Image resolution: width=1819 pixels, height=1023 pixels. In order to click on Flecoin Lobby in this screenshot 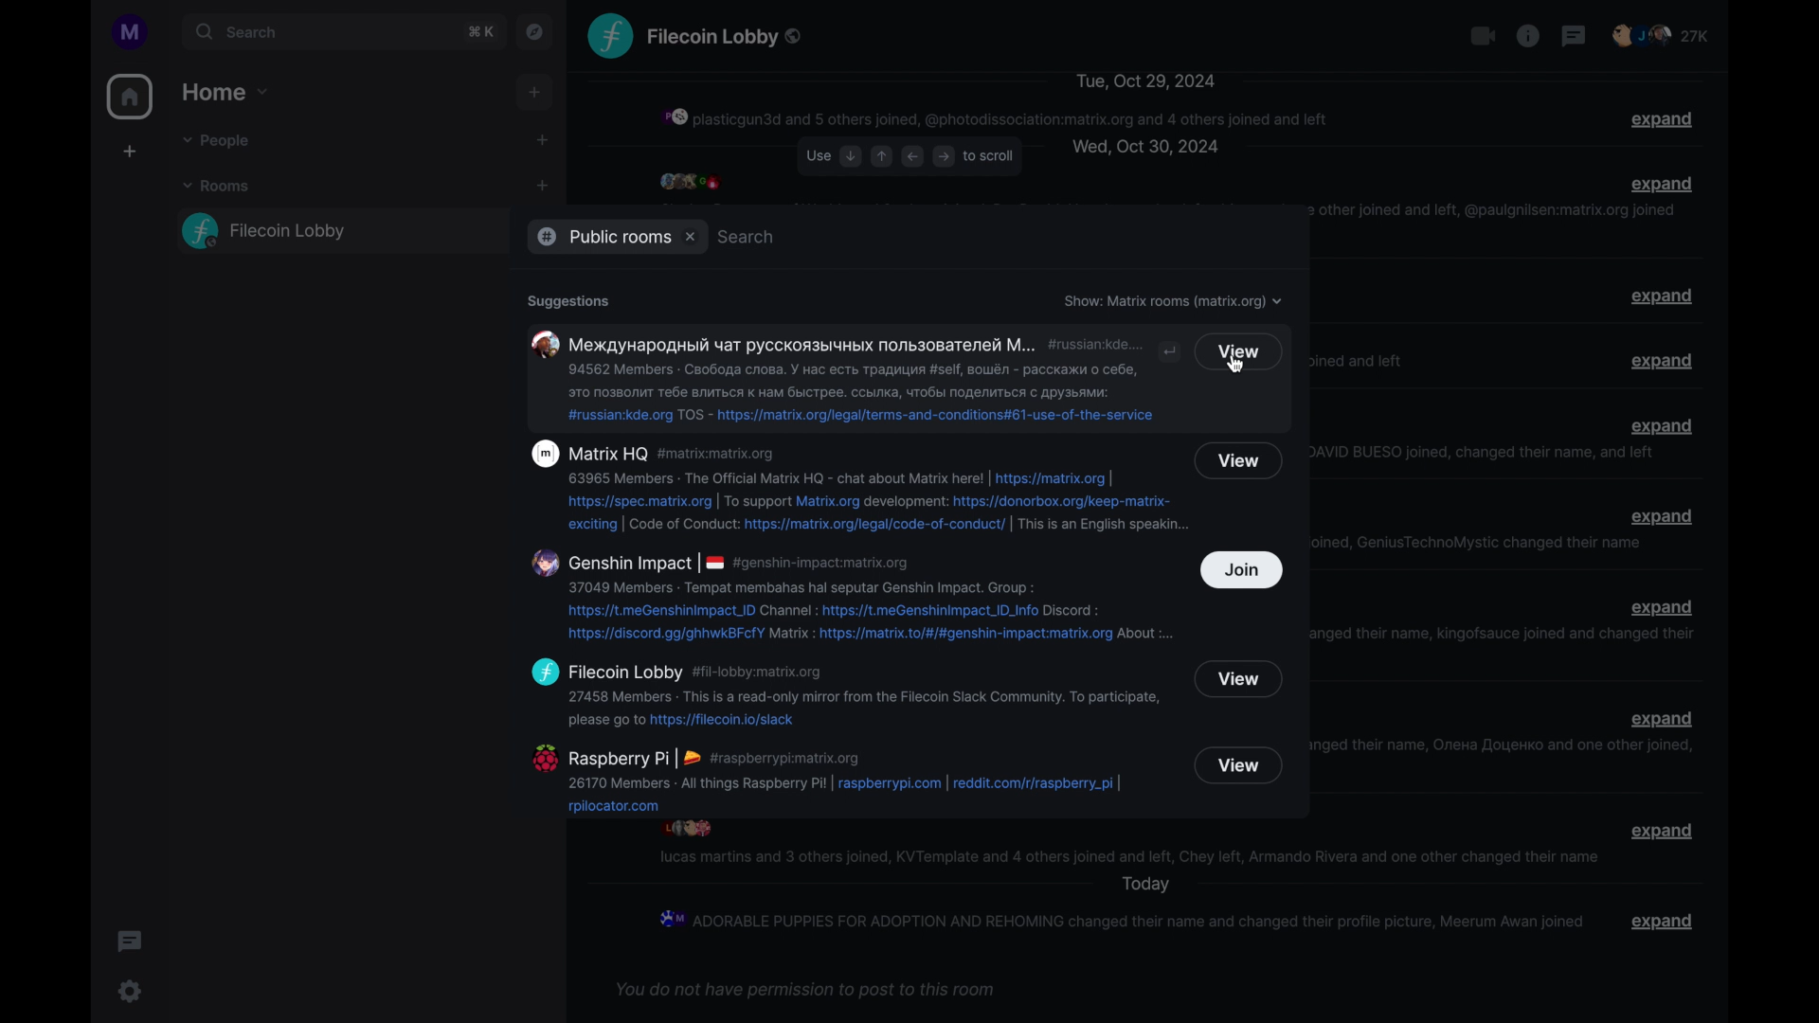, I will do `click(335, 230)`.